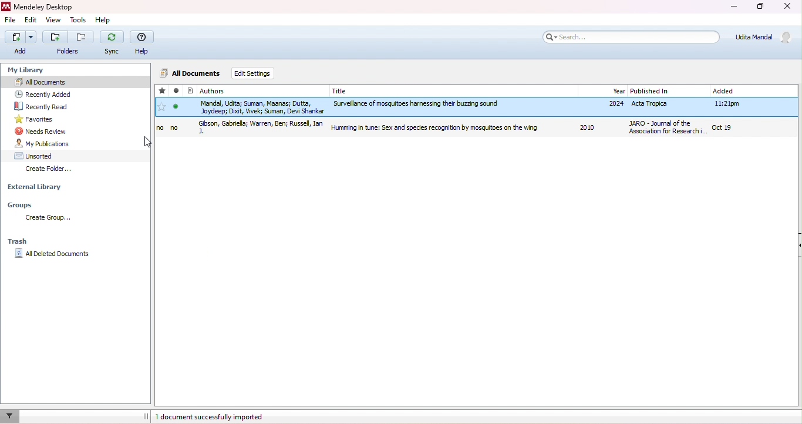 This screenshot has width=802, height=424. Describe the element at coordinates (262, 107) in the screenshot. I see `Mandal, Udita; Suman, Manas; Dutta,
Joydeep; Dixit, Vivek; Suman, Devi Shankar` at that location.